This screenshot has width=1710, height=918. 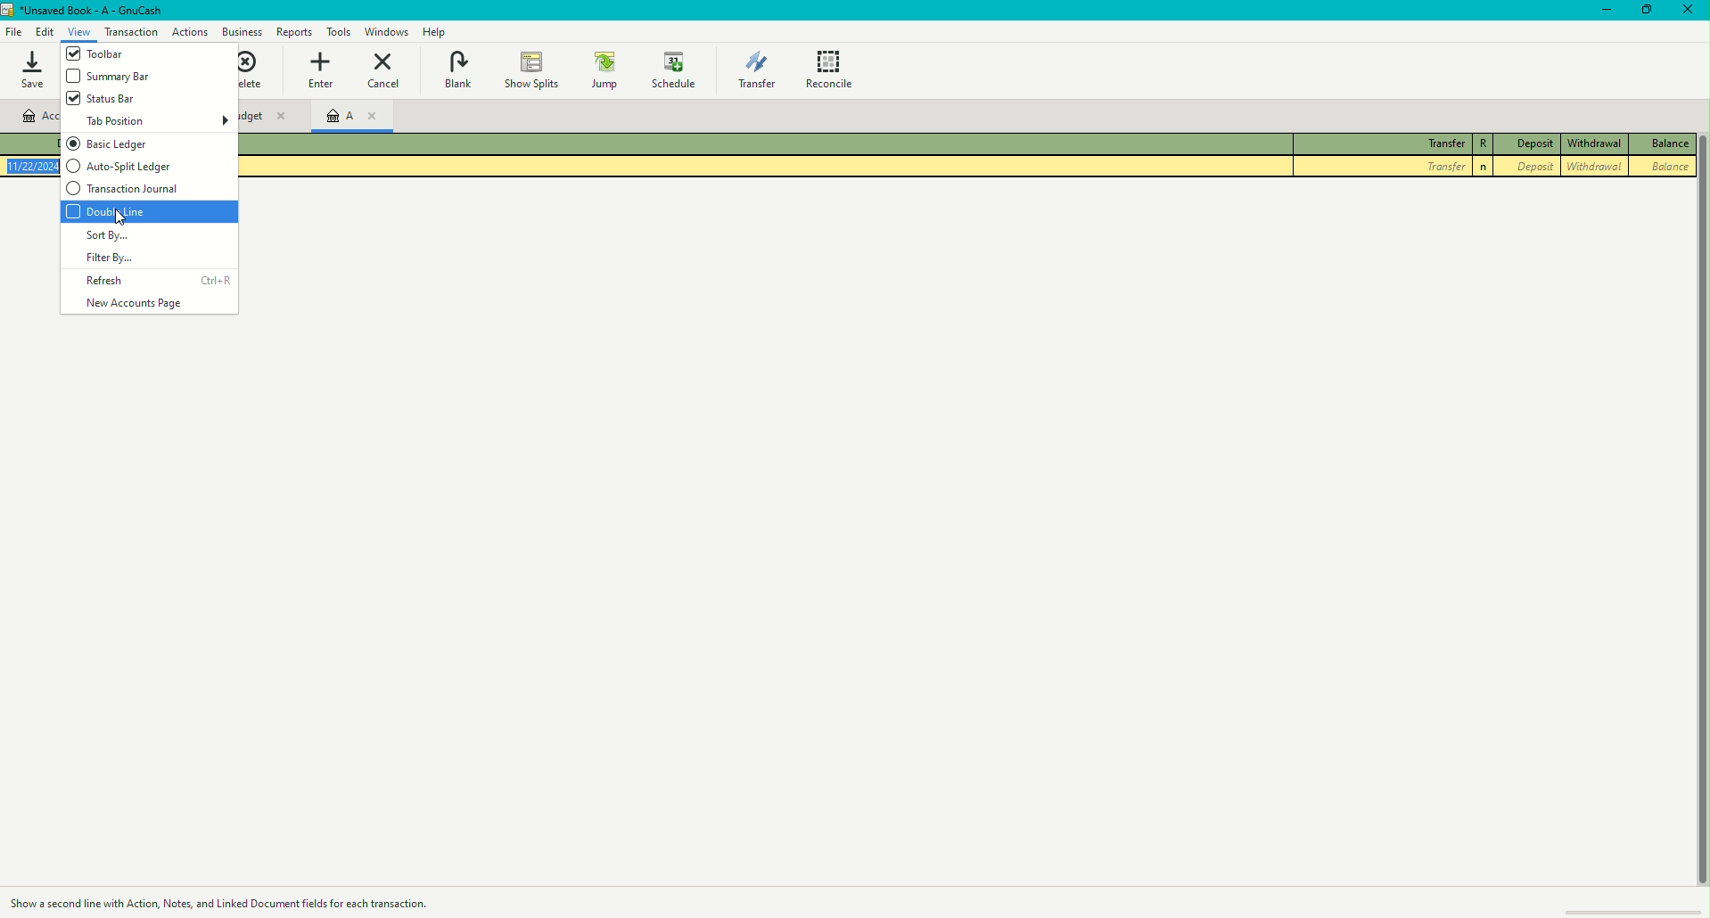 What do you see at coordinates (530, 71) in the screenshot?
I see `Show Splits` at bounding box center [530, 71].